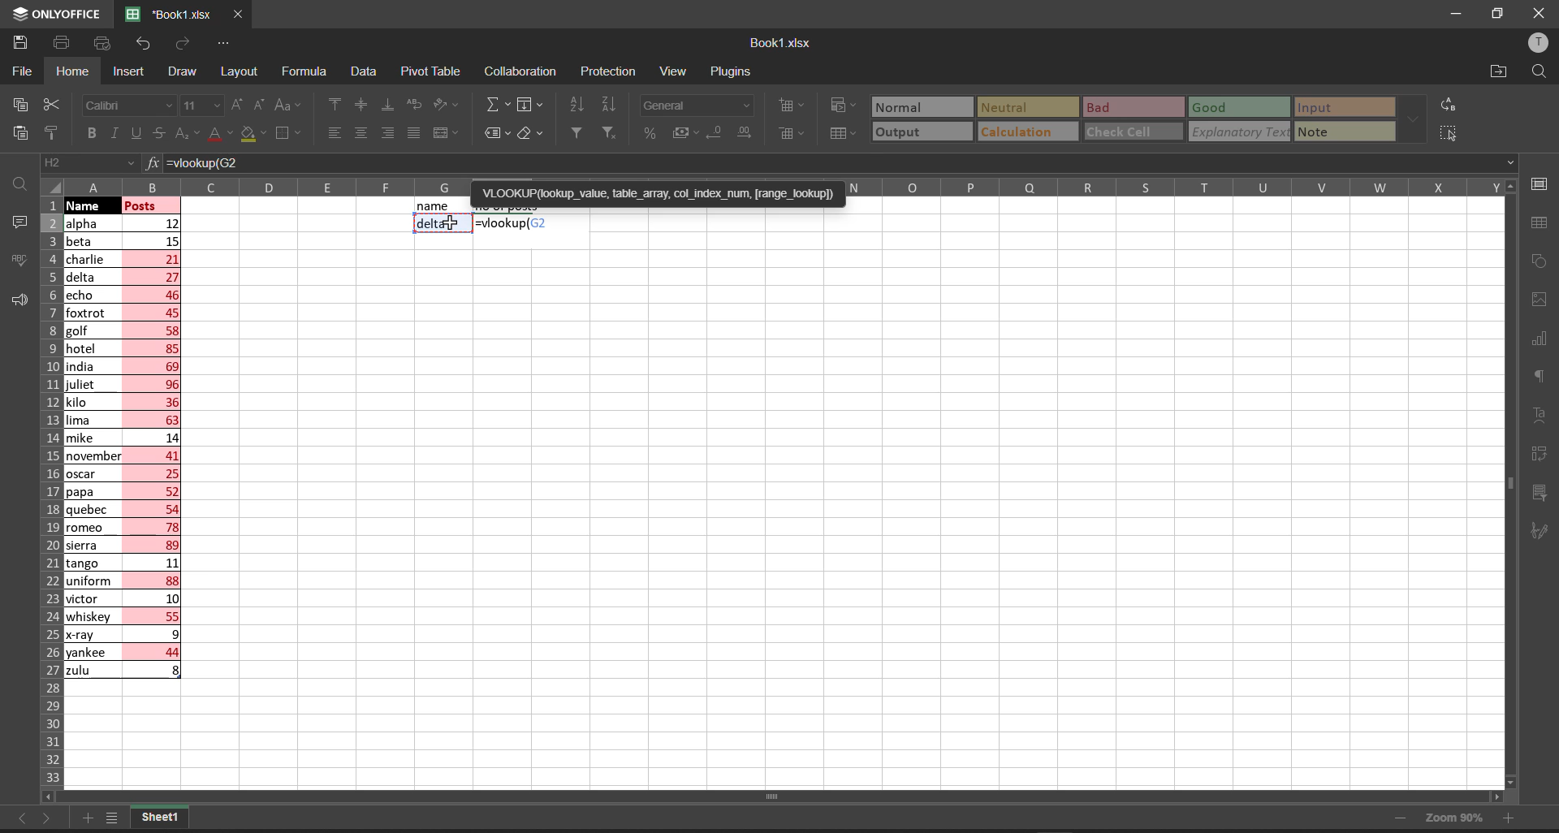 This screenshot has width=1559, height=833. I want to click on maximize, so click(1501, 15).